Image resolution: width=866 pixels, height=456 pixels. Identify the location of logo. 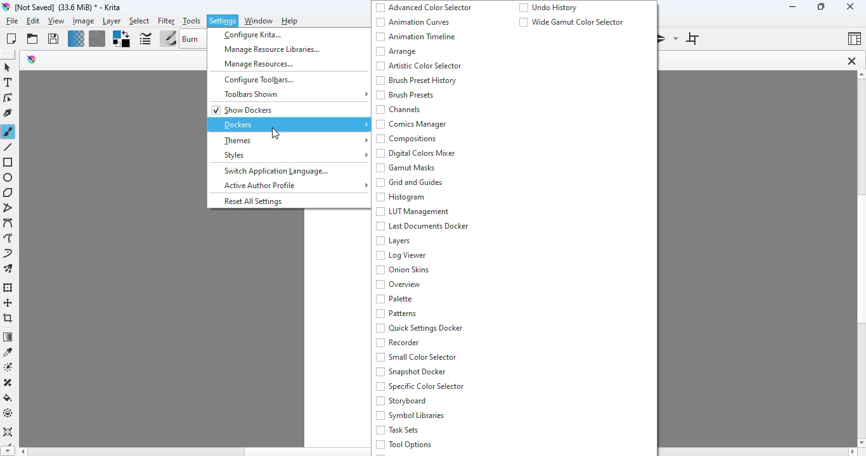
(6, 7).